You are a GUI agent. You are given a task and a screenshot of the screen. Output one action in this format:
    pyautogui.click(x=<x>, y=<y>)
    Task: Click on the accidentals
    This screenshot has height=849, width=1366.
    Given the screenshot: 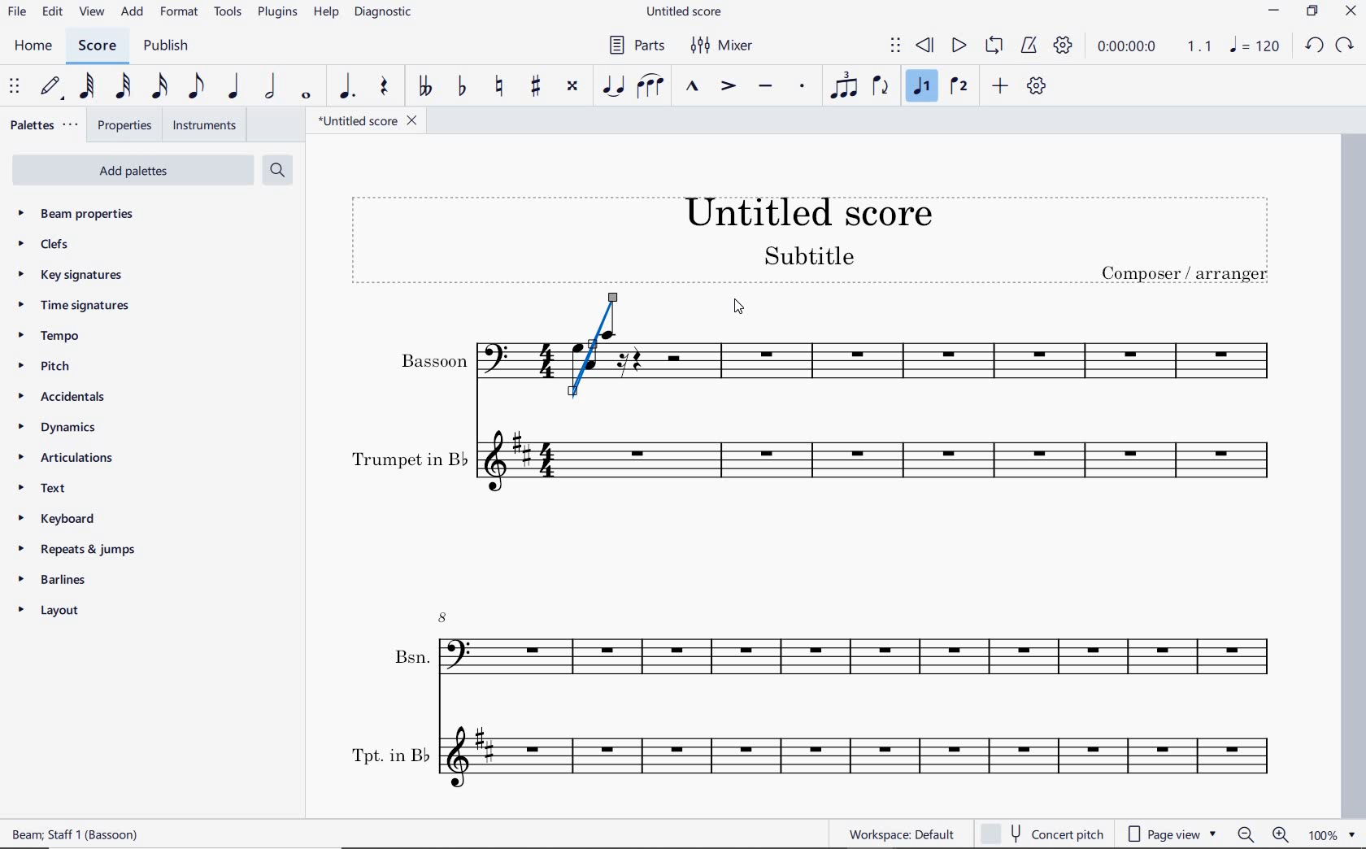 What is the action you would take?
    pyautogui.click(x=65, y=395)
    